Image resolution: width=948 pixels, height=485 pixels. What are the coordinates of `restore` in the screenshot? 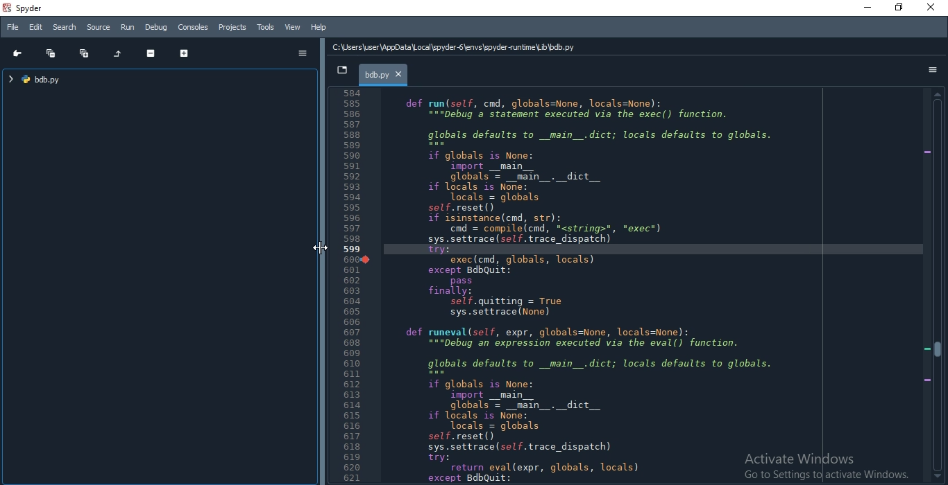 It's located at (899, 8).